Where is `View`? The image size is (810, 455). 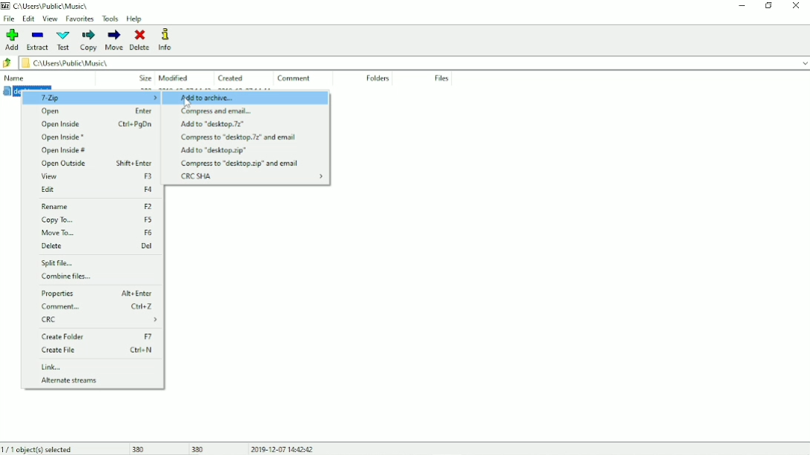 View is located at coordinates (96, 177).